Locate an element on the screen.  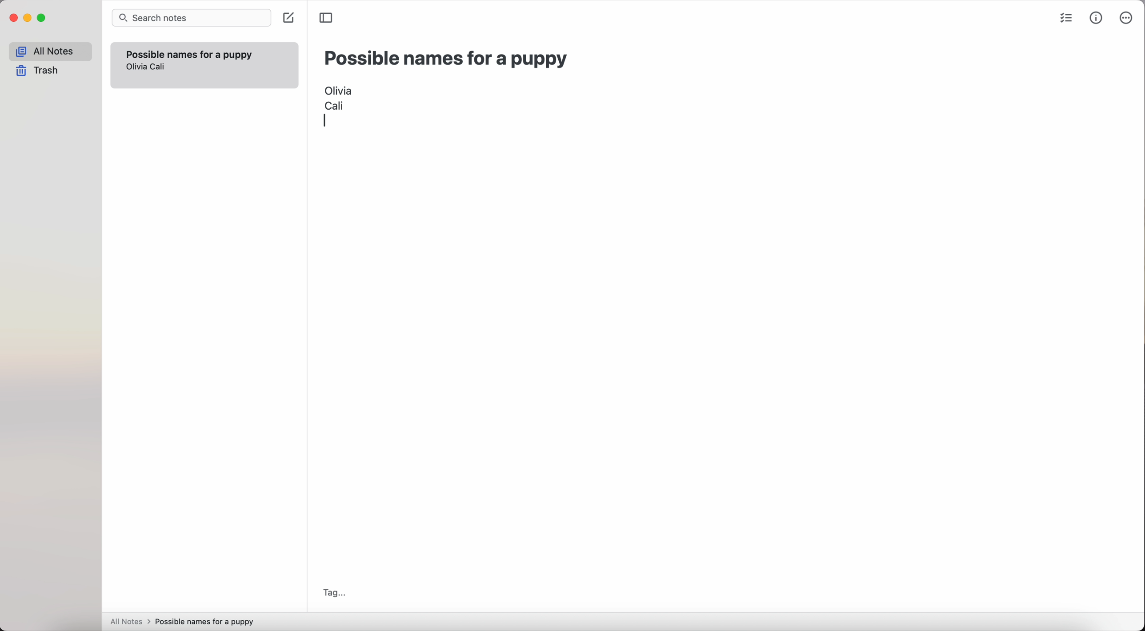
more options is located at coordinates (1127, 19).